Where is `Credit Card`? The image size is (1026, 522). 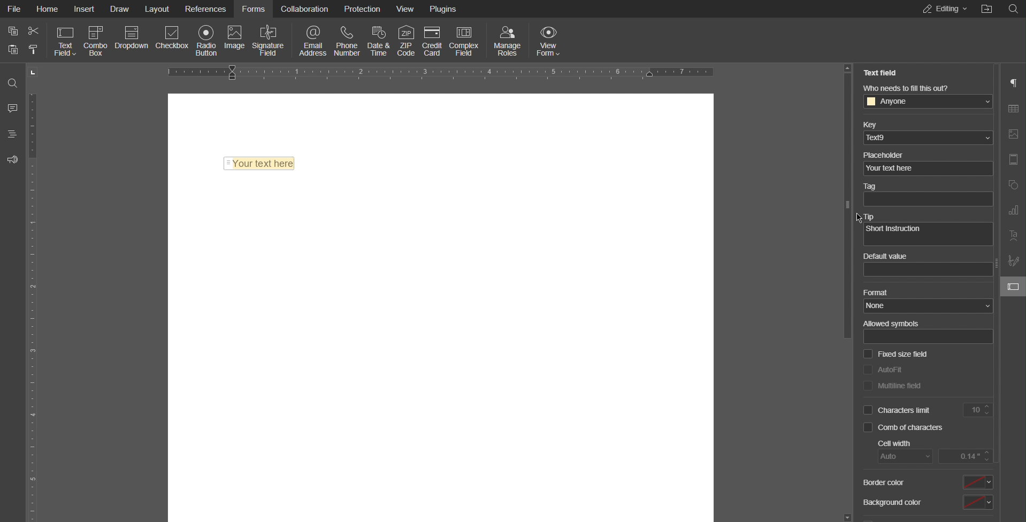
Credit Card is located at coordinates (433, 40).